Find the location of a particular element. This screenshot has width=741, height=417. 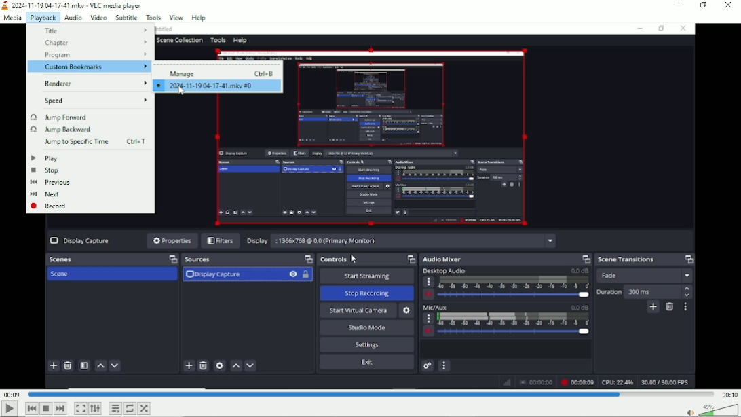

Next is located at coordinates (45, 194).